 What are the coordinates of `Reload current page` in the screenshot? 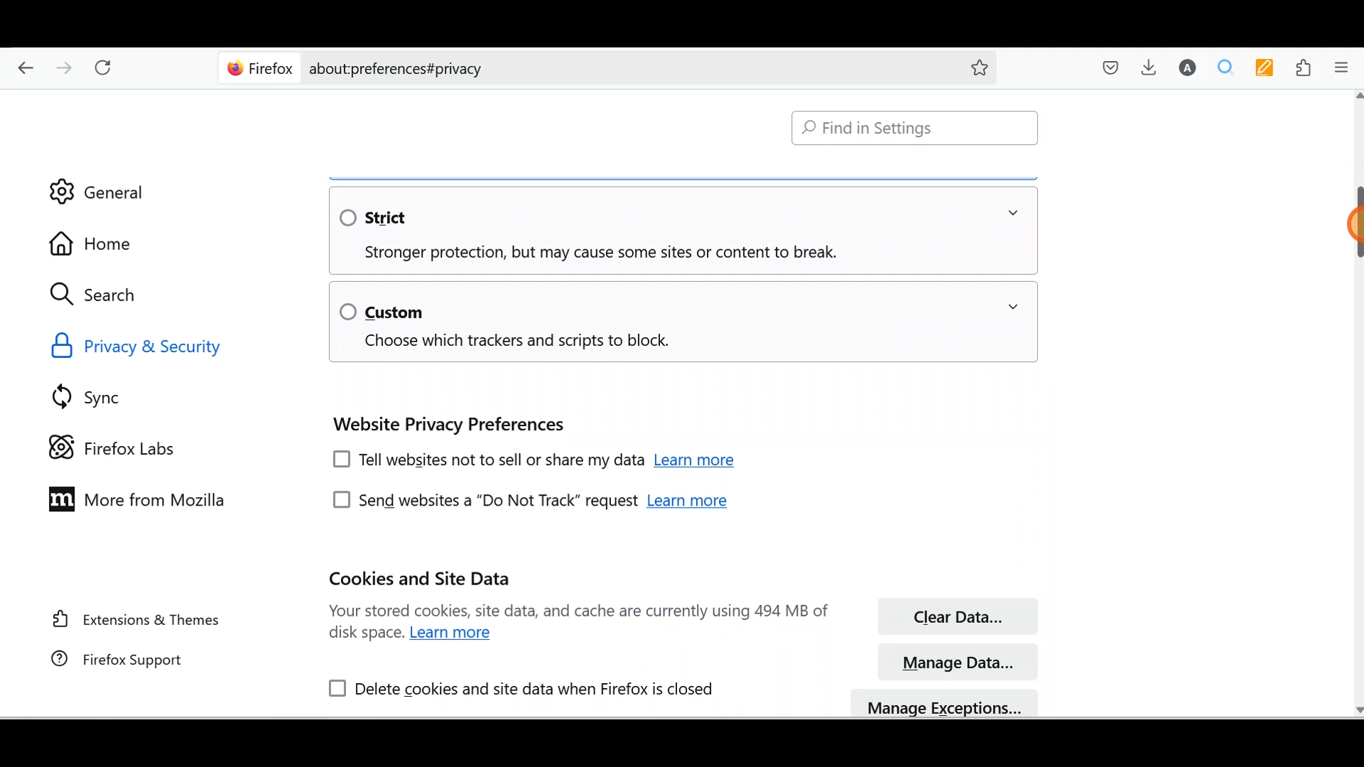 It's located at (104, 65).